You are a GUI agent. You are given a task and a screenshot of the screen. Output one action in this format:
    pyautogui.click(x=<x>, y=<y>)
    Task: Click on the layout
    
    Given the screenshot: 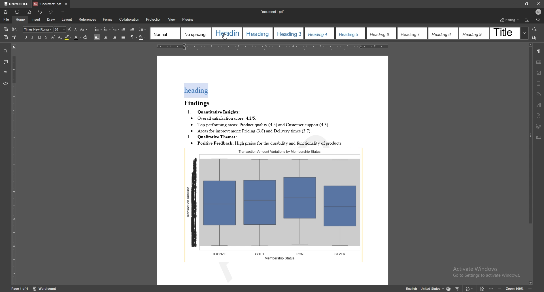 What is the action you would take?
    pyautogui.click(x=67, y=20)
    